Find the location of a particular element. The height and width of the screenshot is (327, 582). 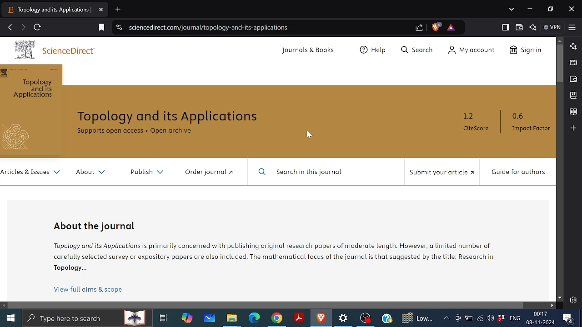

Close current tab is located at coordinates (101, 10).